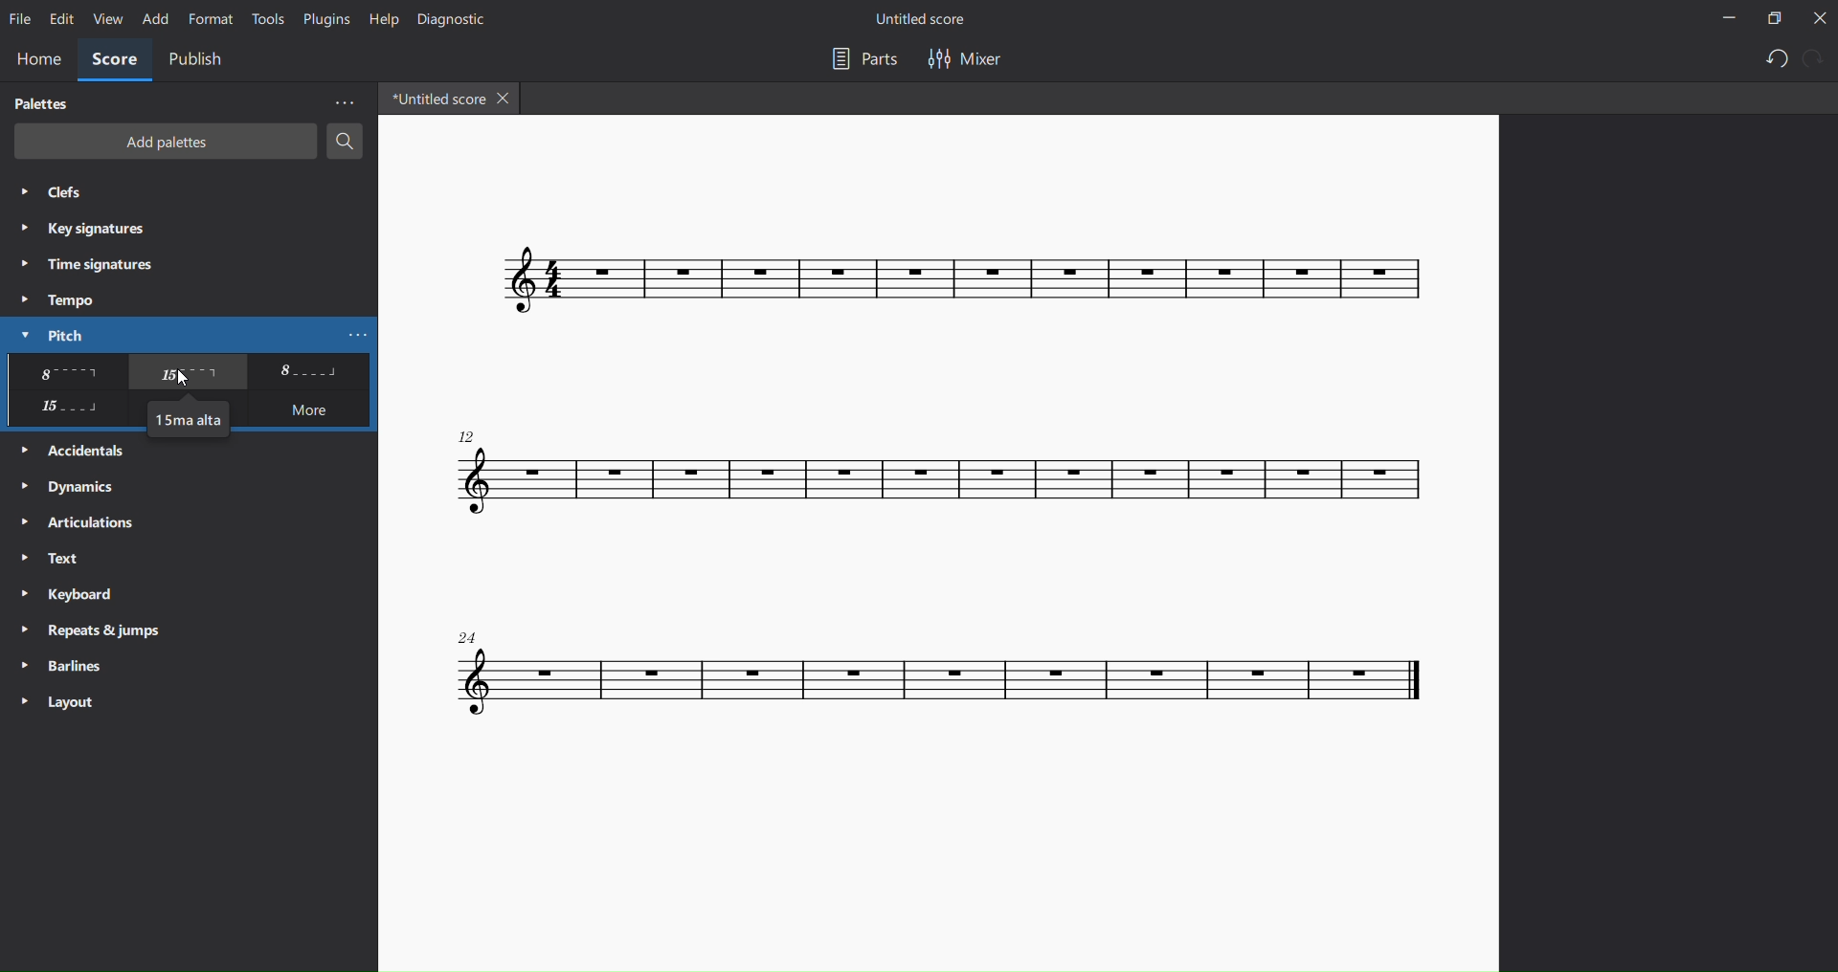 Image resolution: width=1838 pixels, height=972 pixels. I want to click on barlines, so click(58, 662).